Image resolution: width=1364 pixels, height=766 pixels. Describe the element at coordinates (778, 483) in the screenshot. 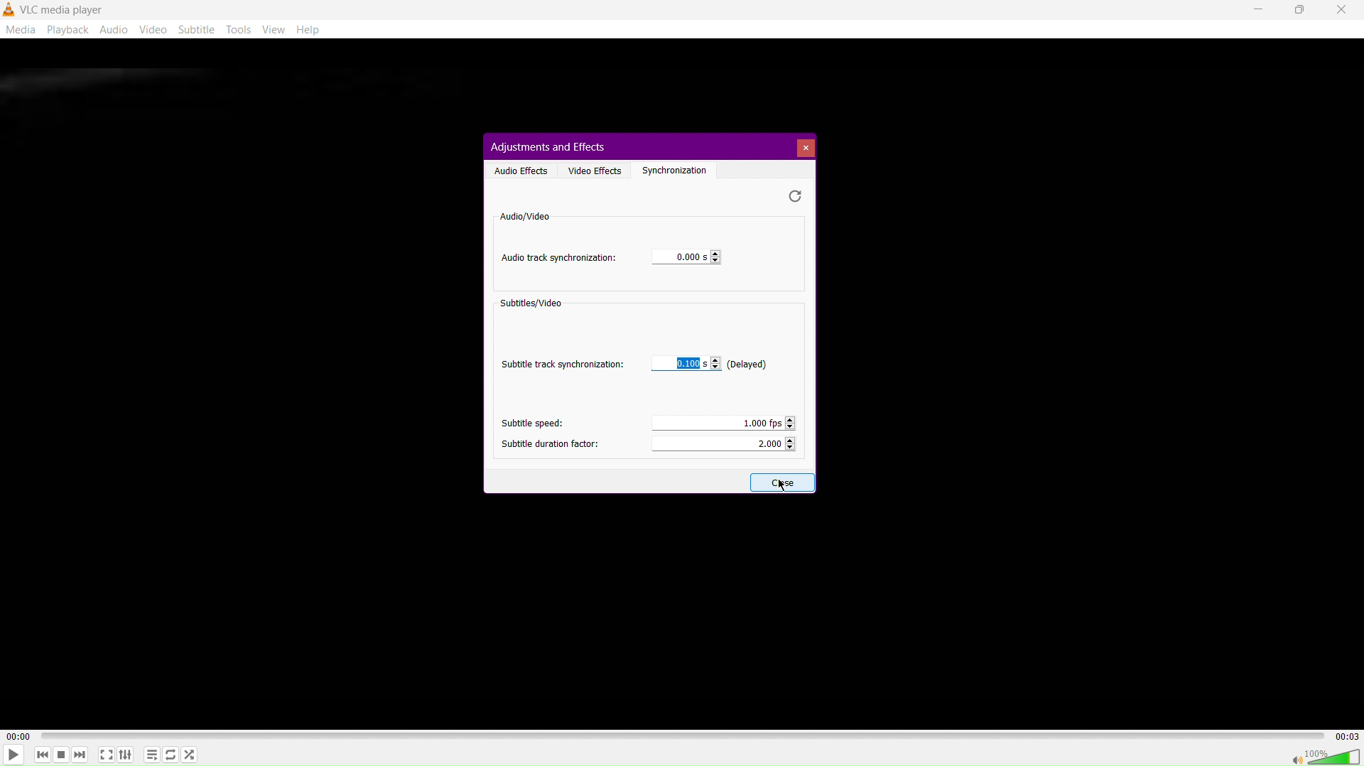

I see `close` at that location.